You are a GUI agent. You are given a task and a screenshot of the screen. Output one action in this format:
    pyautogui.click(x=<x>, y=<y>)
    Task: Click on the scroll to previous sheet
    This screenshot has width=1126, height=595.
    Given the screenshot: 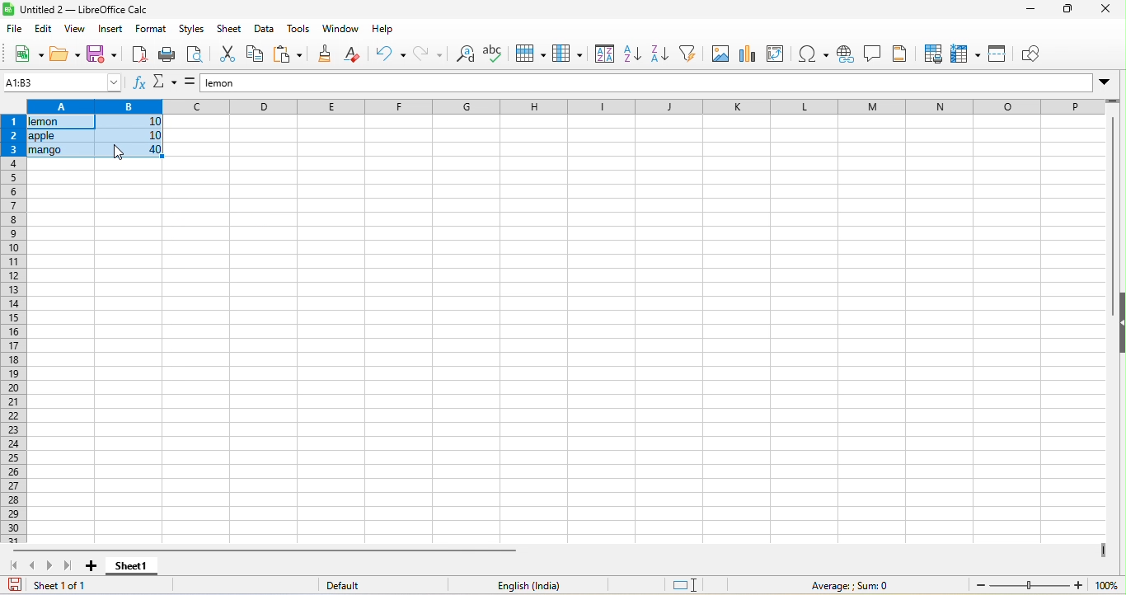 What is the action you would take?
    pyautogui.click(x=35, y=567)
    